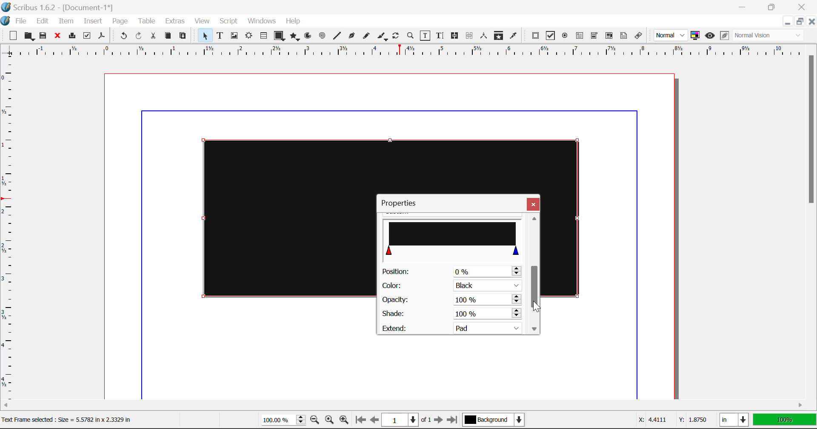 This screenshot has width=817, height=429. Describe the element at coordinates (450, 286) in the screenshot. I see `Color` at that location.